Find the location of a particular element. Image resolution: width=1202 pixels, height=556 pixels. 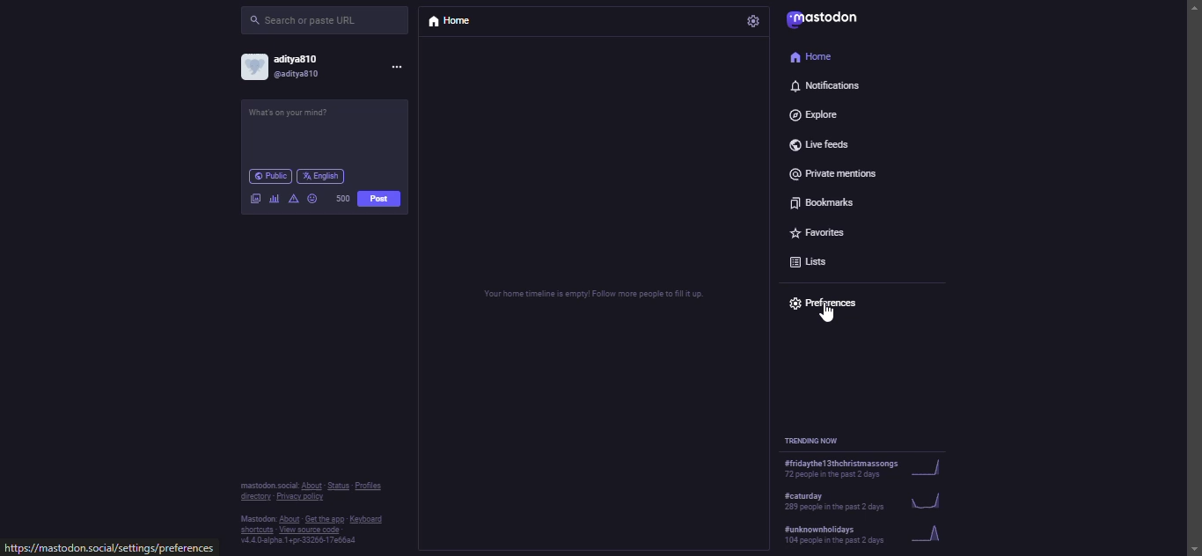

trending is located at coordinates (816, 439).